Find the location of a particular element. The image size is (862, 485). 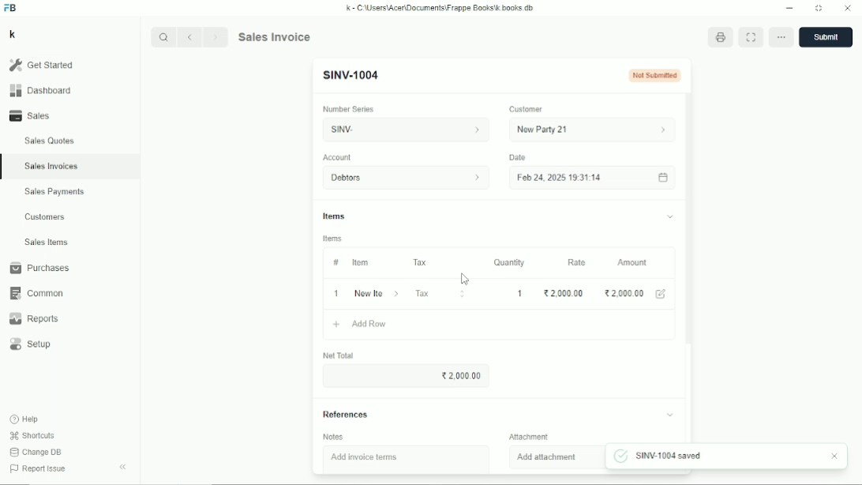

Open print view is located at coordinates (721, 36).